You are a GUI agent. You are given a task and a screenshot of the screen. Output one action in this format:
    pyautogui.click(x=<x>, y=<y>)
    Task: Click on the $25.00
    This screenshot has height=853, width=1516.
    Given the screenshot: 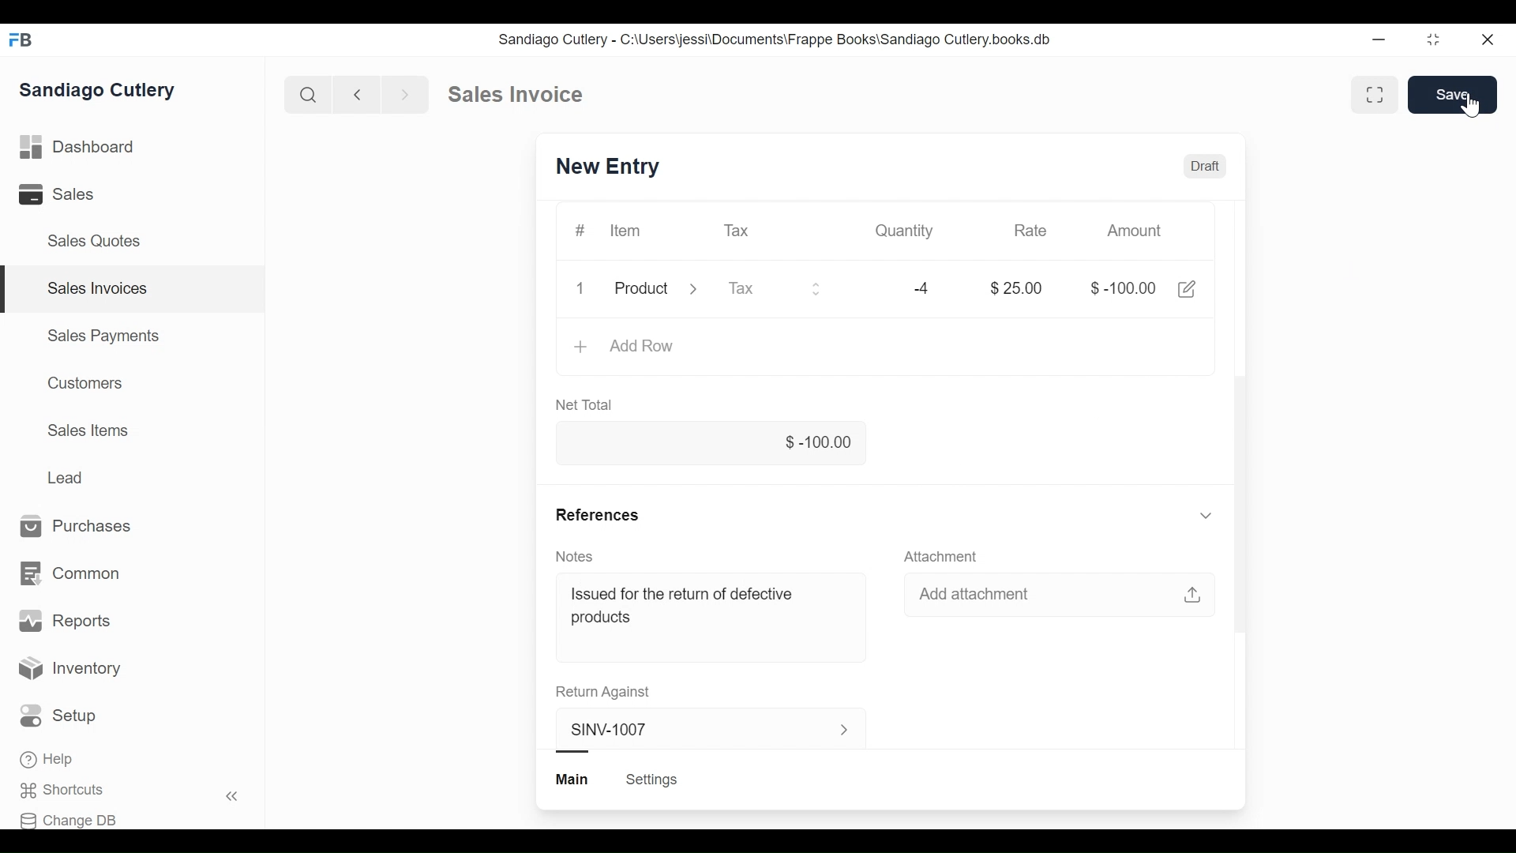 What is the action you would take?
    pyautogui.click(x=1017, y=287)
    